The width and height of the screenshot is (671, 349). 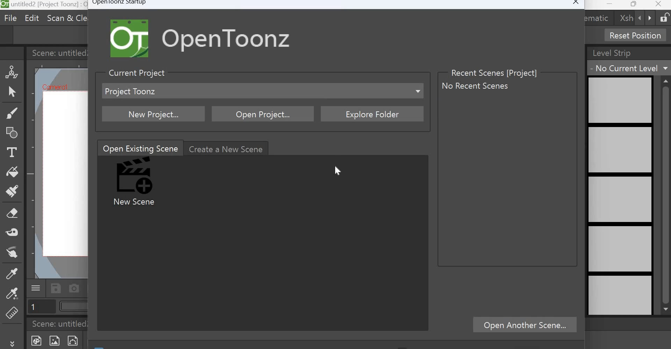 I want to click on Menu, so click(x=36, y=287).